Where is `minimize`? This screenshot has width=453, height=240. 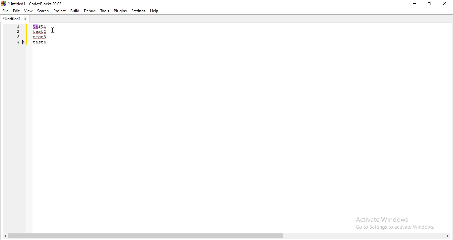
minimize is located at coordinates (414, 4).